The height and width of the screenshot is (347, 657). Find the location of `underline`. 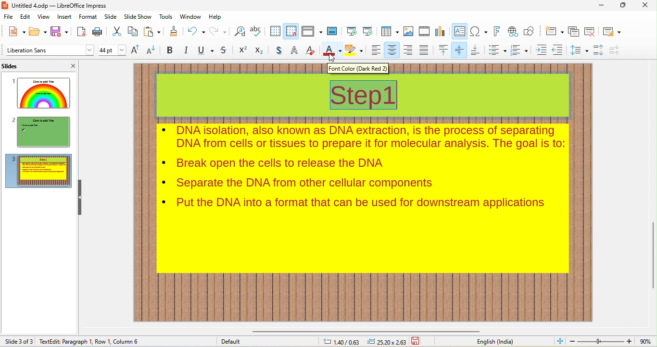

underline is located at coordinates (206, 50).